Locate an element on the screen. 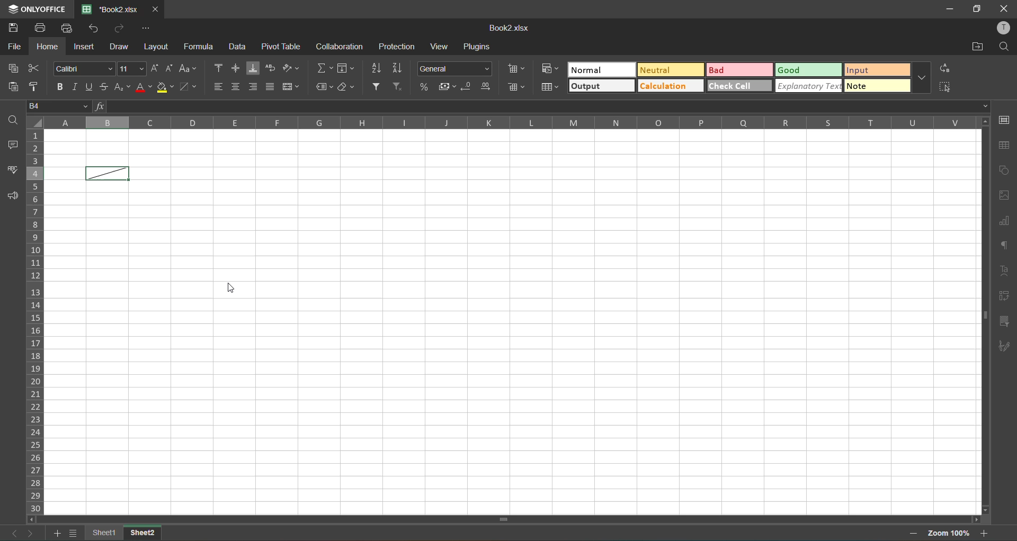  input is located at coordinates (876, 70).